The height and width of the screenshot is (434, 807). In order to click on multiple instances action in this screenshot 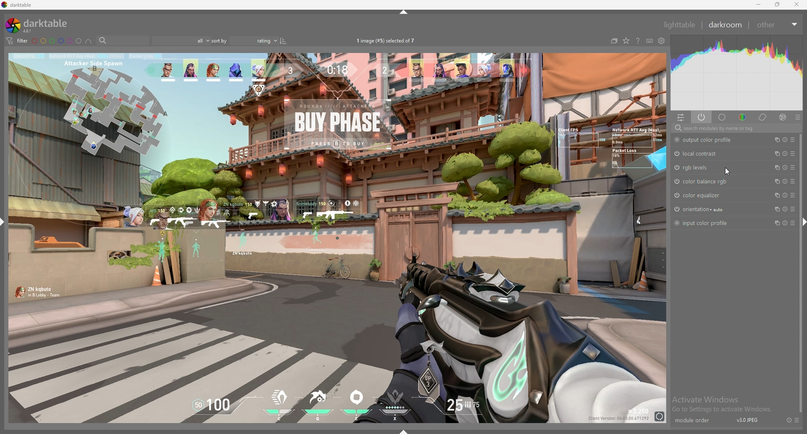, I will do `click(775, 140)`.